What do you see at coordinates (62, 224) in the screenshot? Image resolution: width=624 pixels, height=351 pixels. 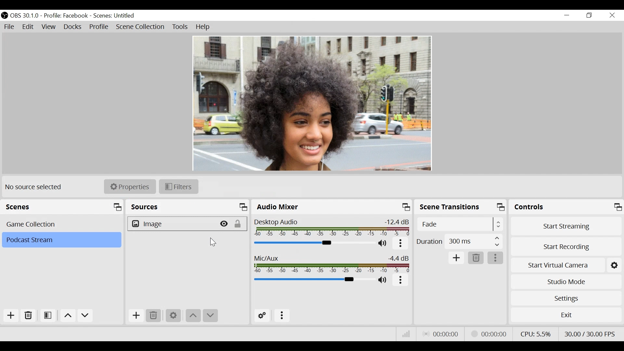 I see `Scene` at bounding box center [62, 224].